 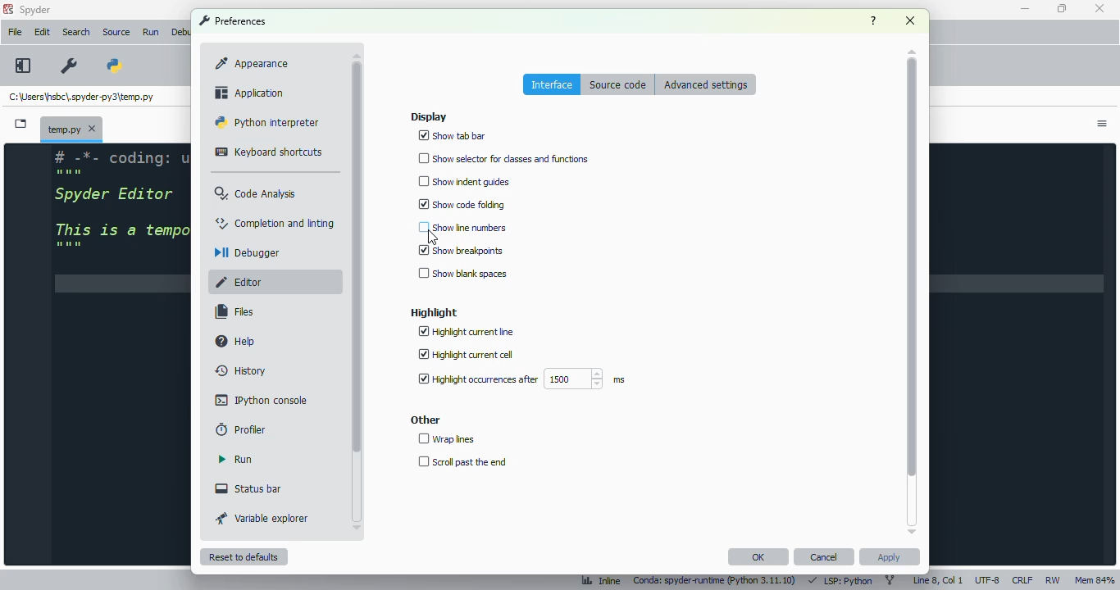 What do you see at coordinates (988, 580) in the screenshot?
I see `UTF-8` at bounding box center [988, 580].